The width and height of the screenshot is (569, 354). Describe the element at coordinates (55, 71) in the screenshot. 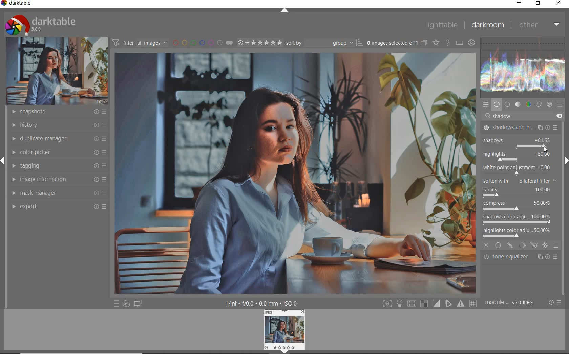

I see `image` at that location.